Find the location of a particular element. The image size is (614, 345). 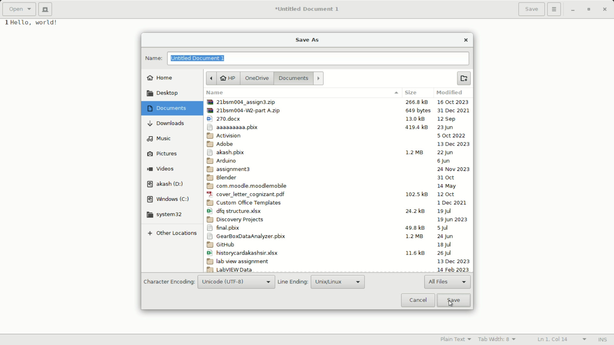

line encoding is located at coordinates (293, 283).